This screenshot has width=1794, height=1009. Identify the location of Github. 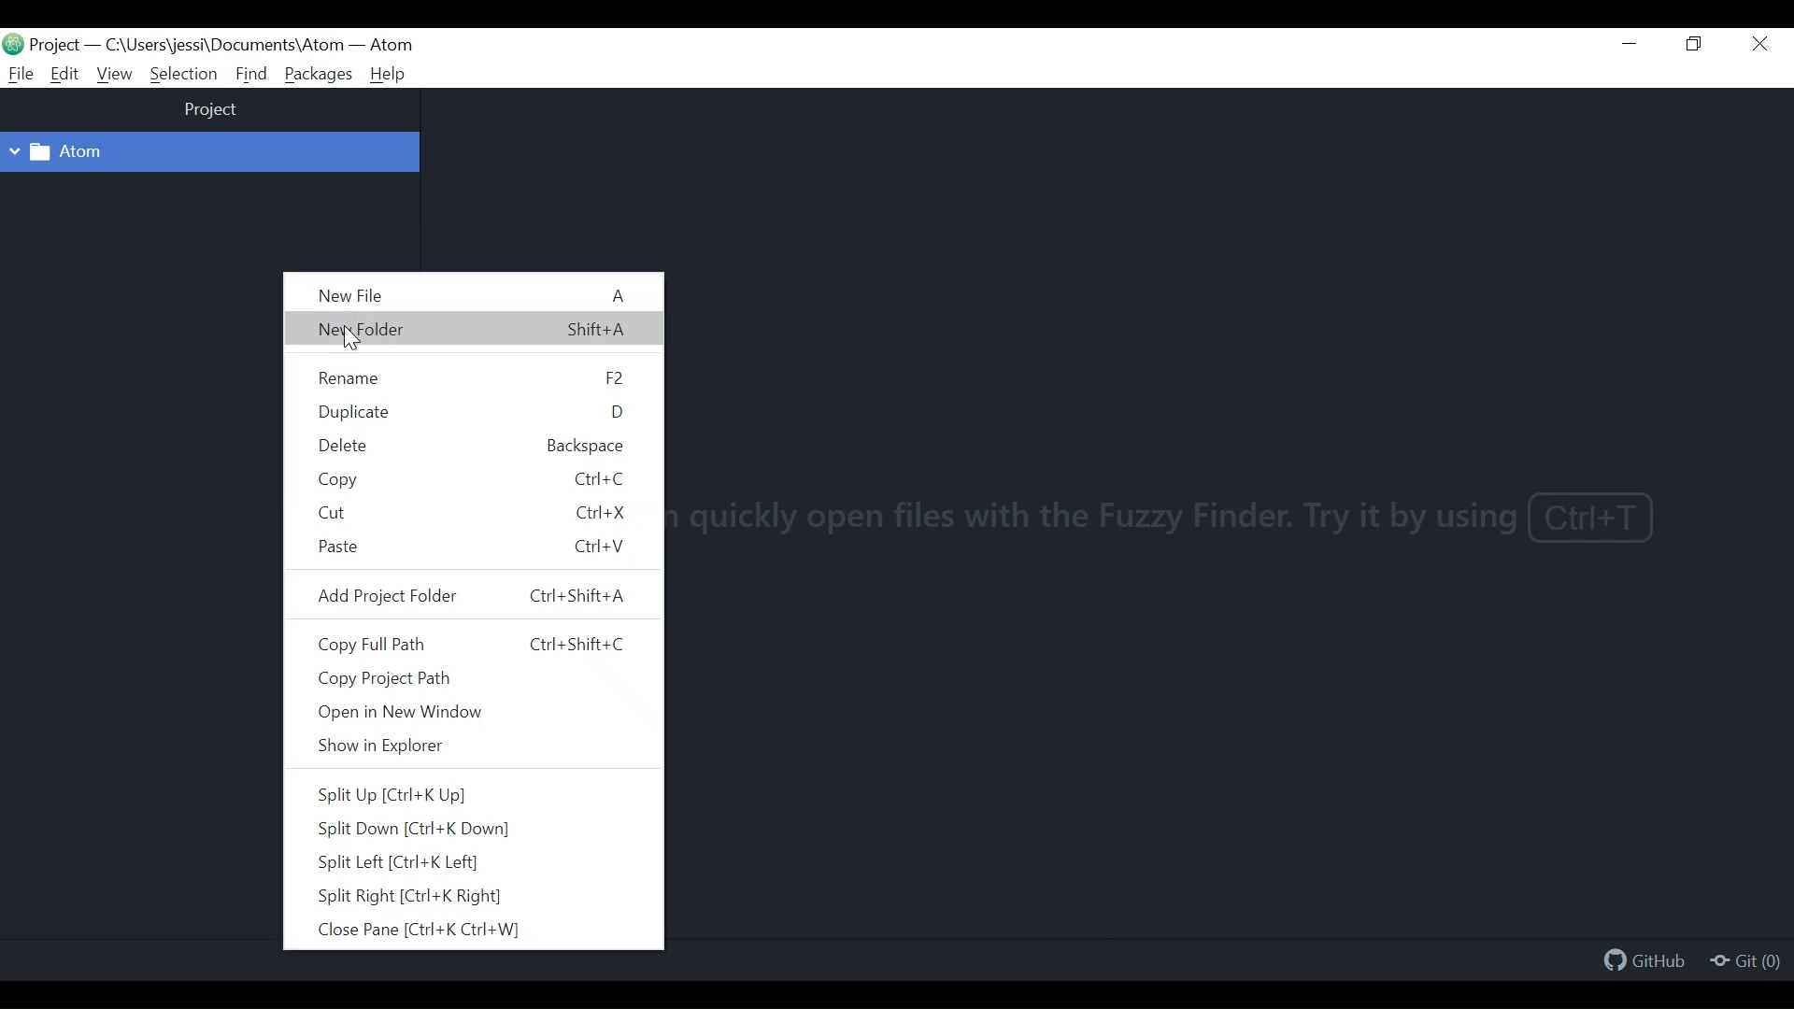
(1646, 963).